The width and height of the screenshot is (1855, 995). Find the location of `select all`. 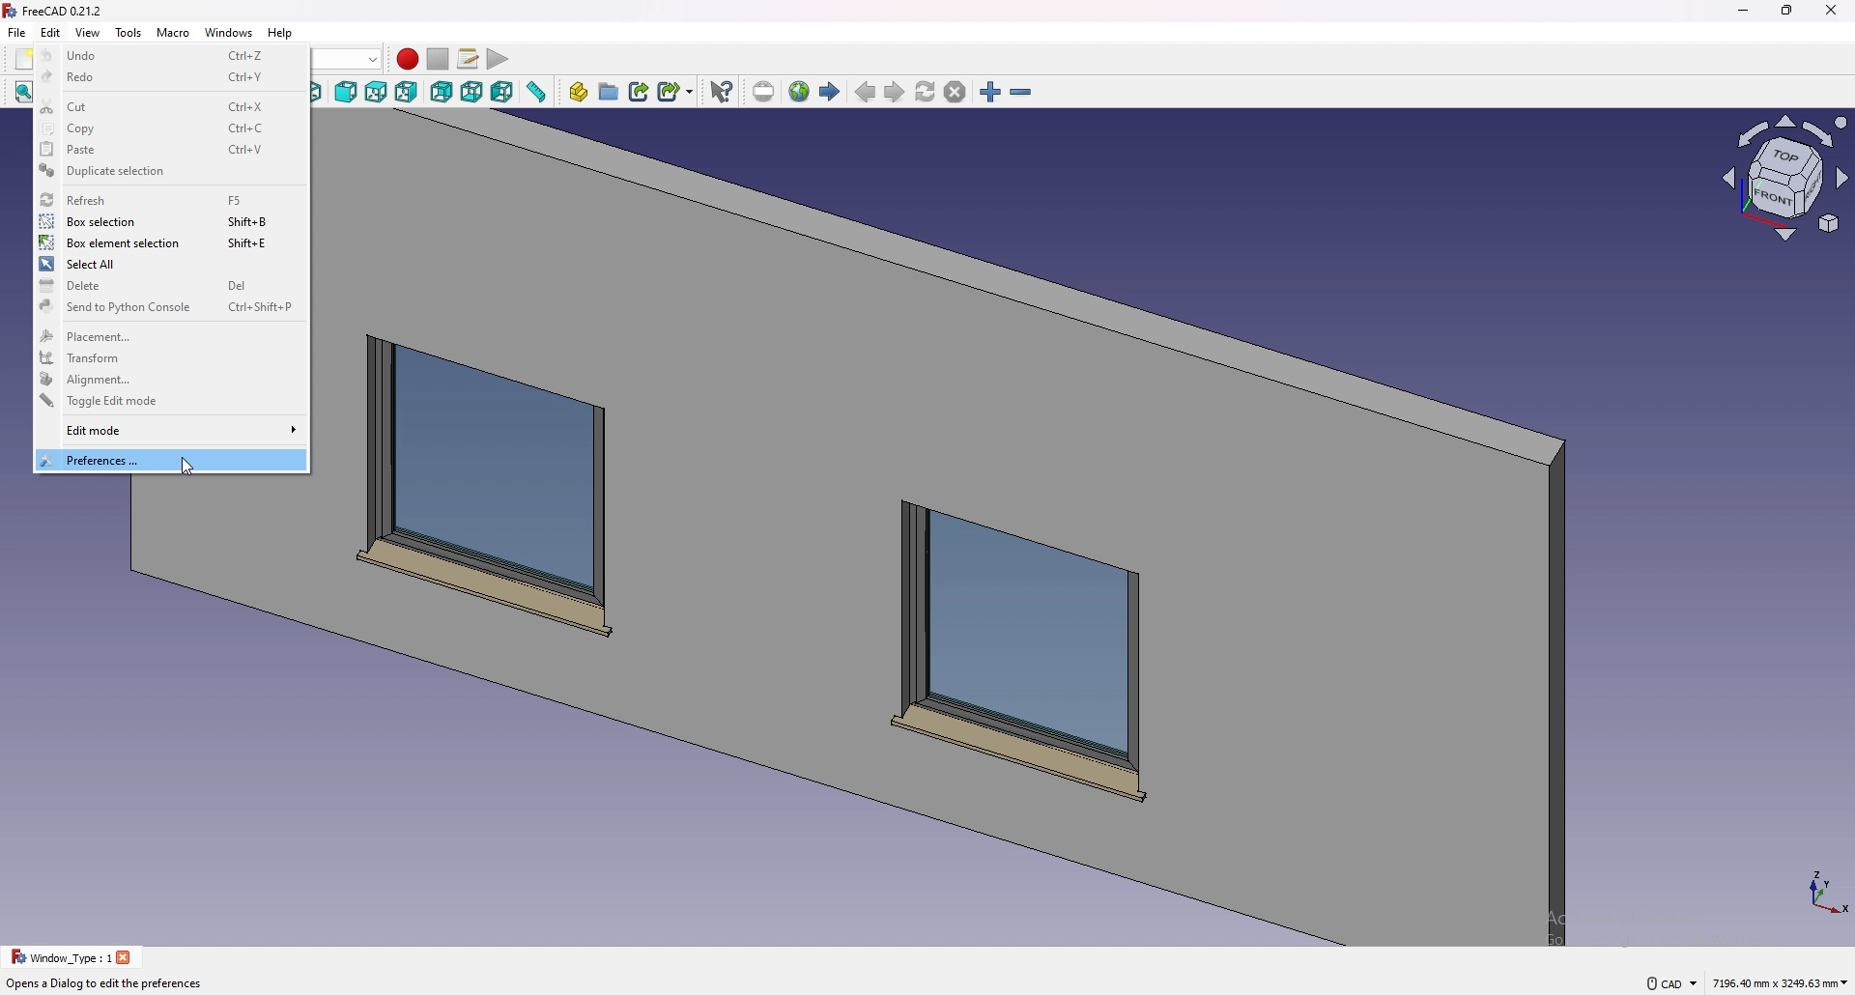

select all is located at coordinates (167, 265).